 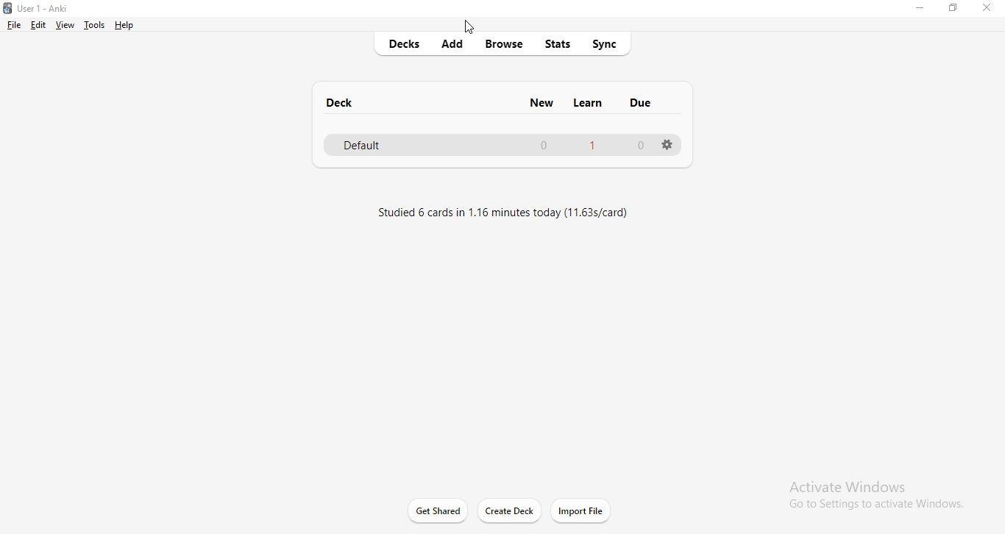 I want to click on edit, so click(x=38, y=25).